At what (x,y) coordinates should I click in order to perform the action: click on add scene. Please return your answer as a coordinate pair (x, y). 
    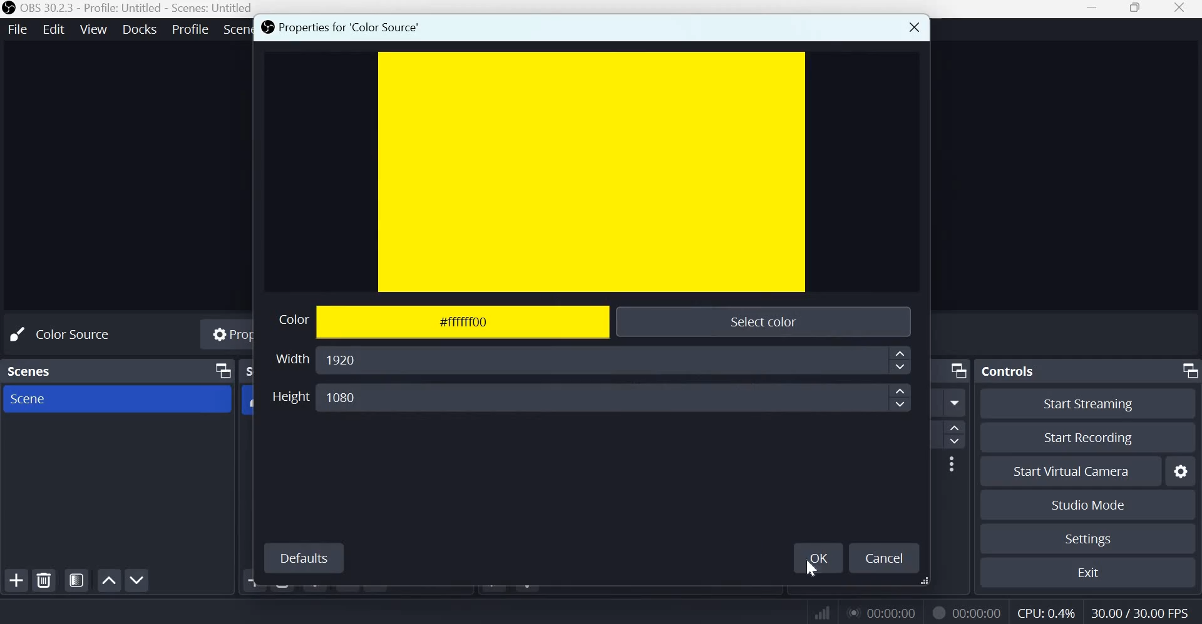
    Looking at the image, I should click on (16, 580).